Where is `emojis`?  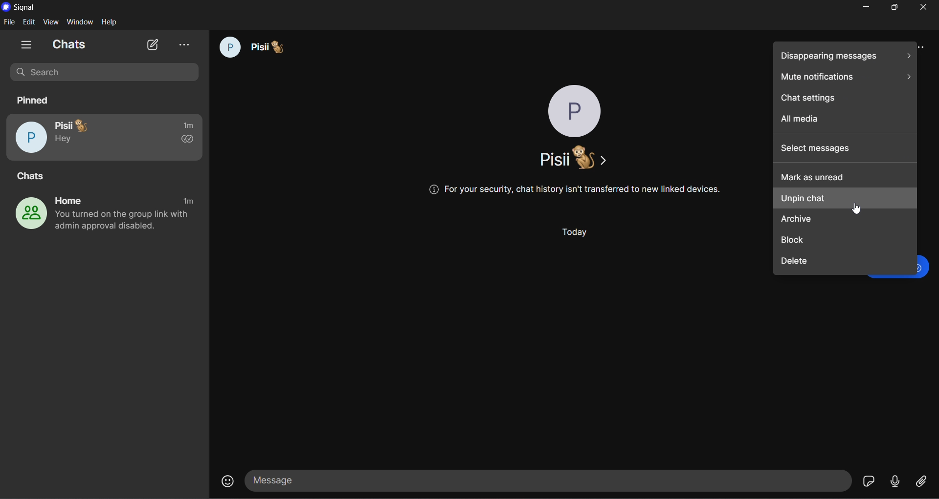 emojis is located at coordinates (222, 479).